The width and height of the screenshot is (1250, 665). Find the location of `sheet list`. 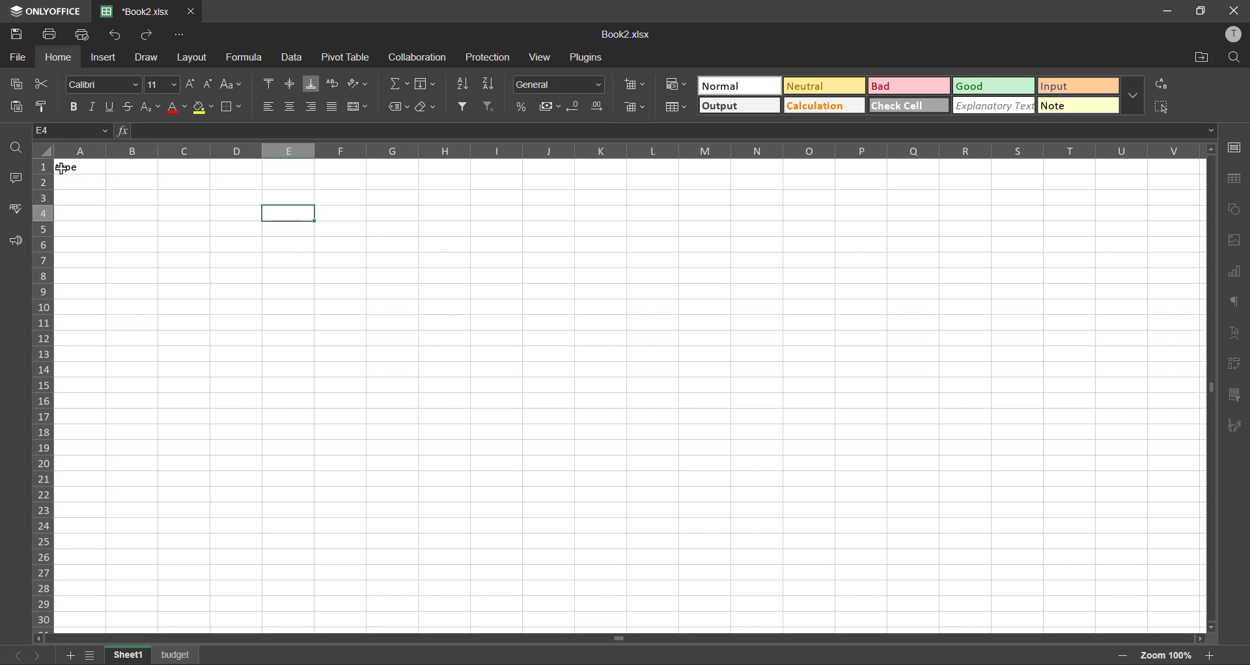

sheet list is located at coordinates (90, 654).